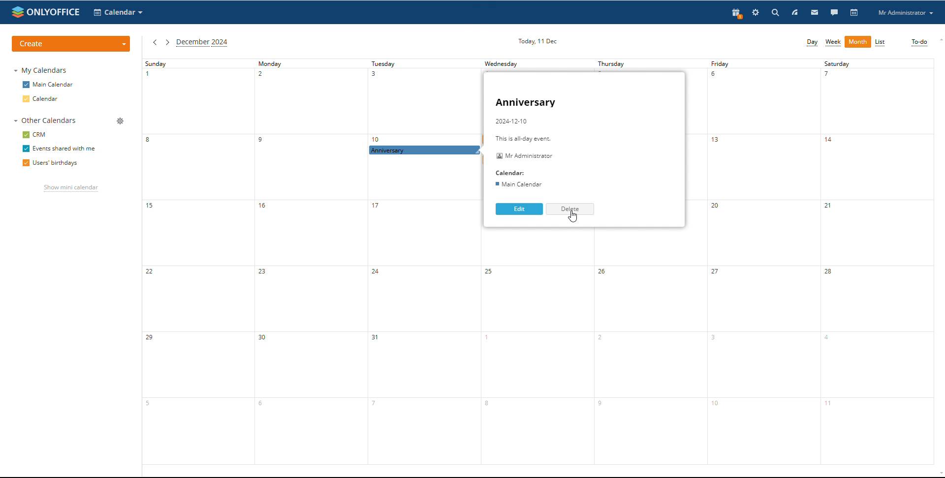 This screenshot has height=478, width=945. I want to click on create, so click(71, 44).